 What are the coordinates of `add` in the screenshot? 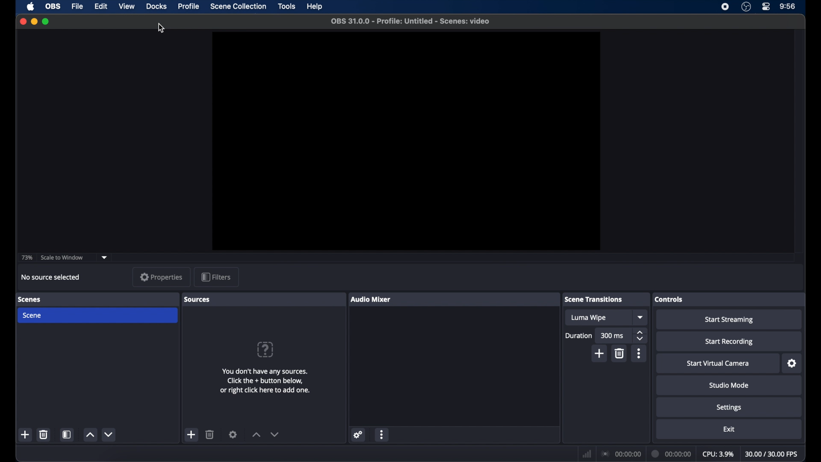 It's located at (192, 435).